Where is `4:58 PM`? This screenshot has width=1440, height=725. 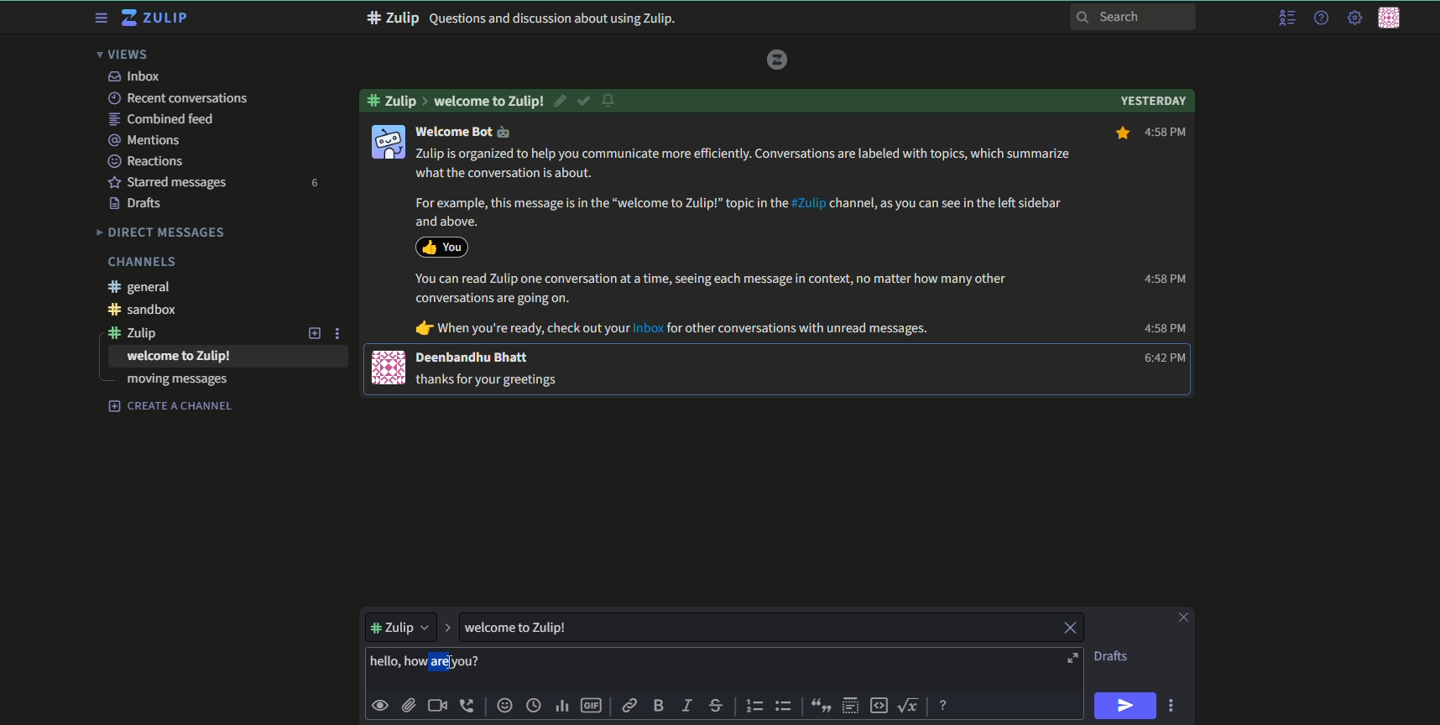
4:58 PM is located at coordinates (1150, 133).